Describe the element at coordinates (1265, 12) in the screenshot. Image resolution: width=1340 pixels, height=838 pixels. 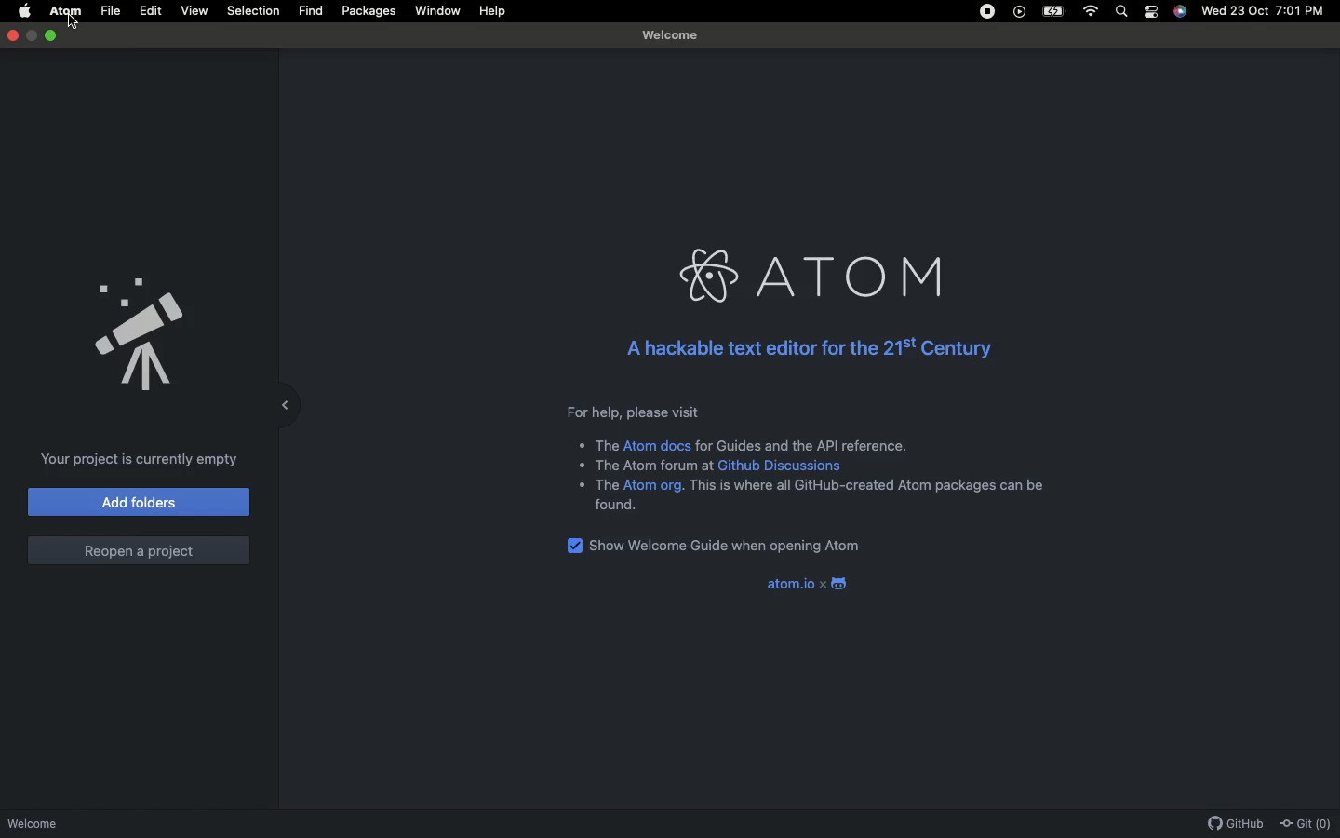
I see `Wed 23 Oct 7:01 PM` at that location.